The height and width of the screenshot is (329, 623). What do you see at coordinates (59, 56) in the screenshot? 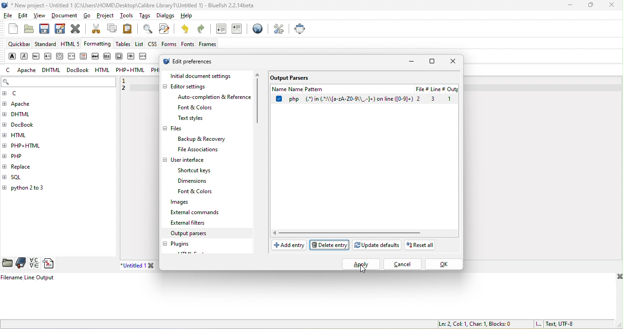
I see `citation` at bounding box center [59, 56].